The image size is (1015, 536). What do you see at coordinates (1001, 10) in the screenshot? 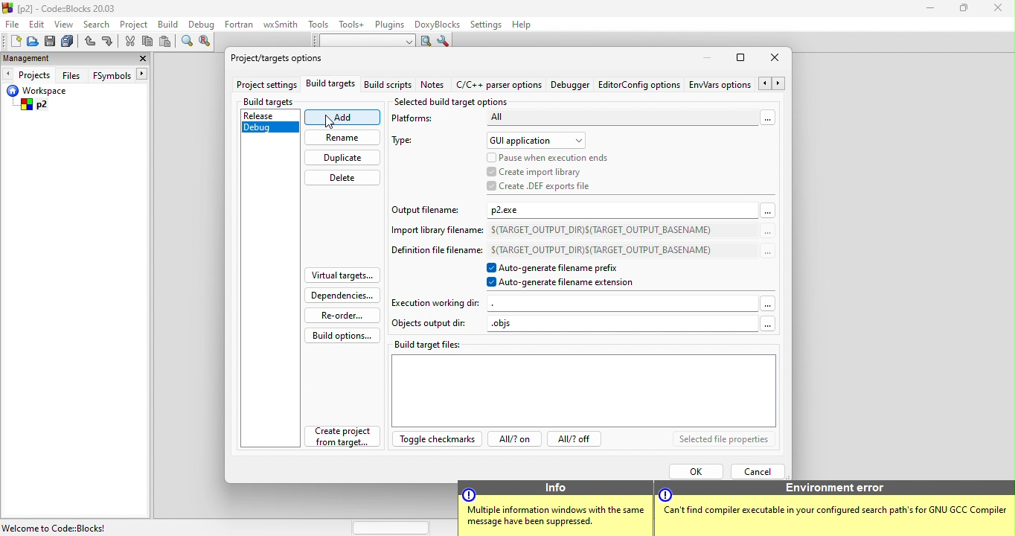
I see `close` at bounding box center [1001, 10].